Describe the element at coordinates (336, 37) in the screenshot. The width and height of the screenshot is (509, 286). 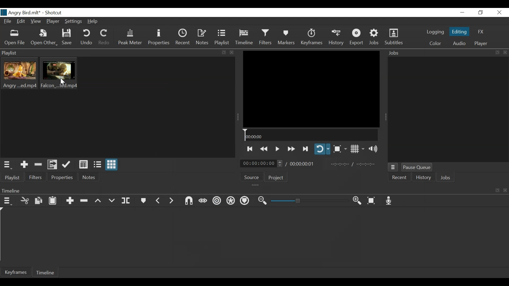
I see `History` at that location.